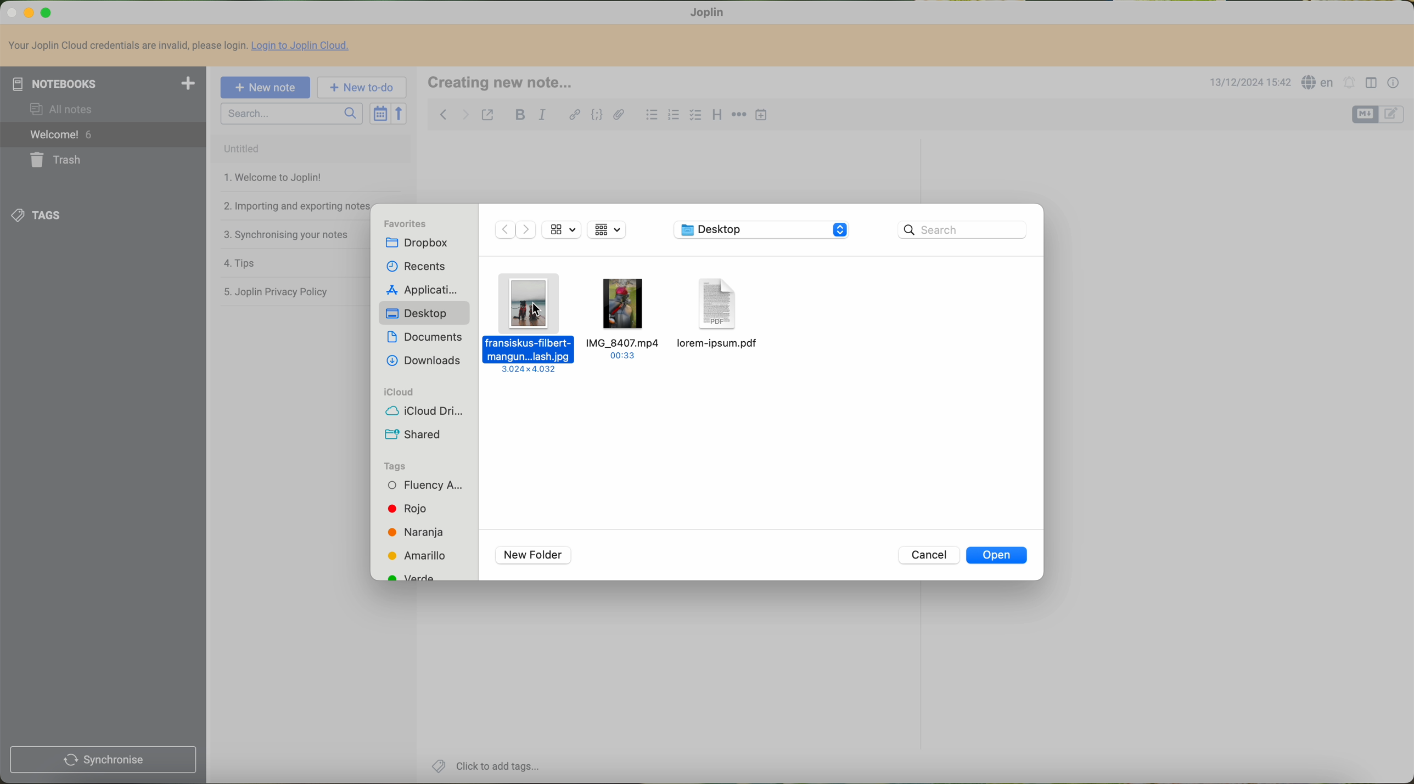 This screenshot has height=784, width=1414. What do you see at coordinates (626, 318) in the screenshot?
I see `video file` at bounding box center [626, 318].